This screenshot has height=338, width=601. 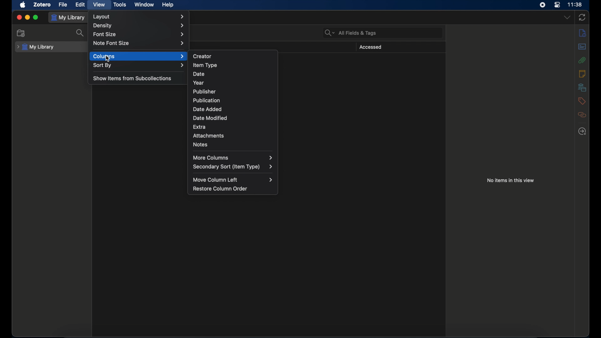 What do you see at coordinates (63, 4) in the screenshot?
I see `file` at bounding box center [63, 4].